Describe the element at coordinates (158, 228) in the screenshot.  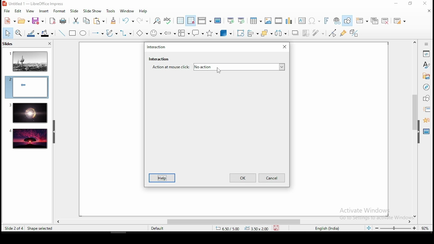
I see `default` at that location.